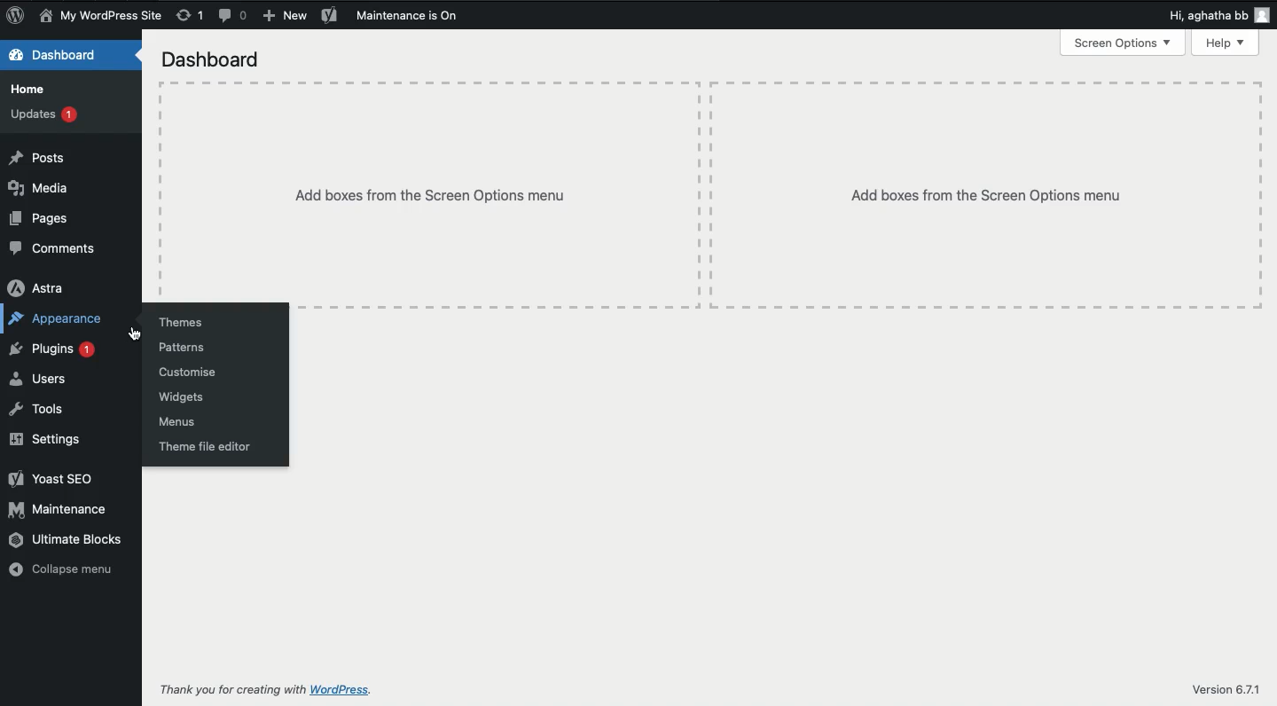  Describe the element at coordinates (51, 248) in the screenshot. I see `Comments` at that location.